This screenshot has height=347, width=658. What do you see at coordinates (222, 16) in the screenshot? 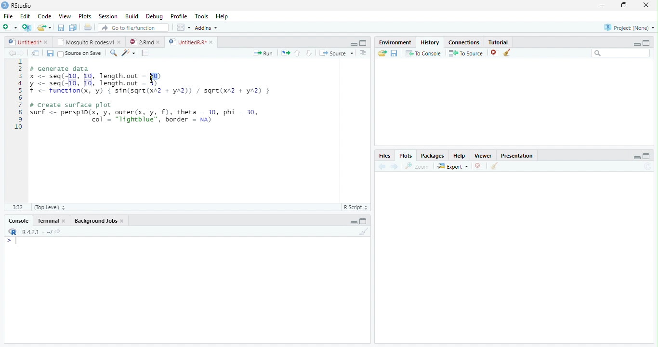
I see `Help` at bounding box center [222, 16].